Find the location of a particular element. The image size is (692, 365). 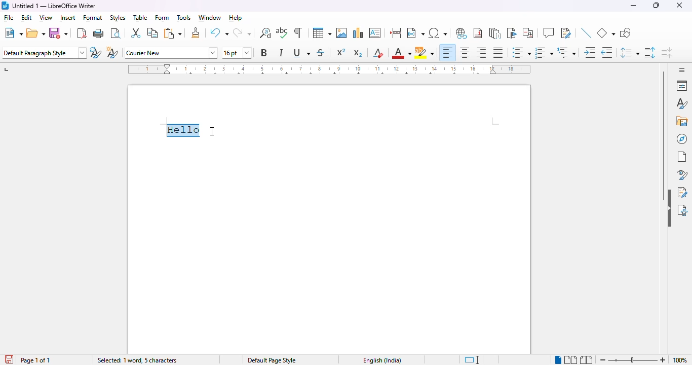

clone formatting is located at coordinates (196, 32).